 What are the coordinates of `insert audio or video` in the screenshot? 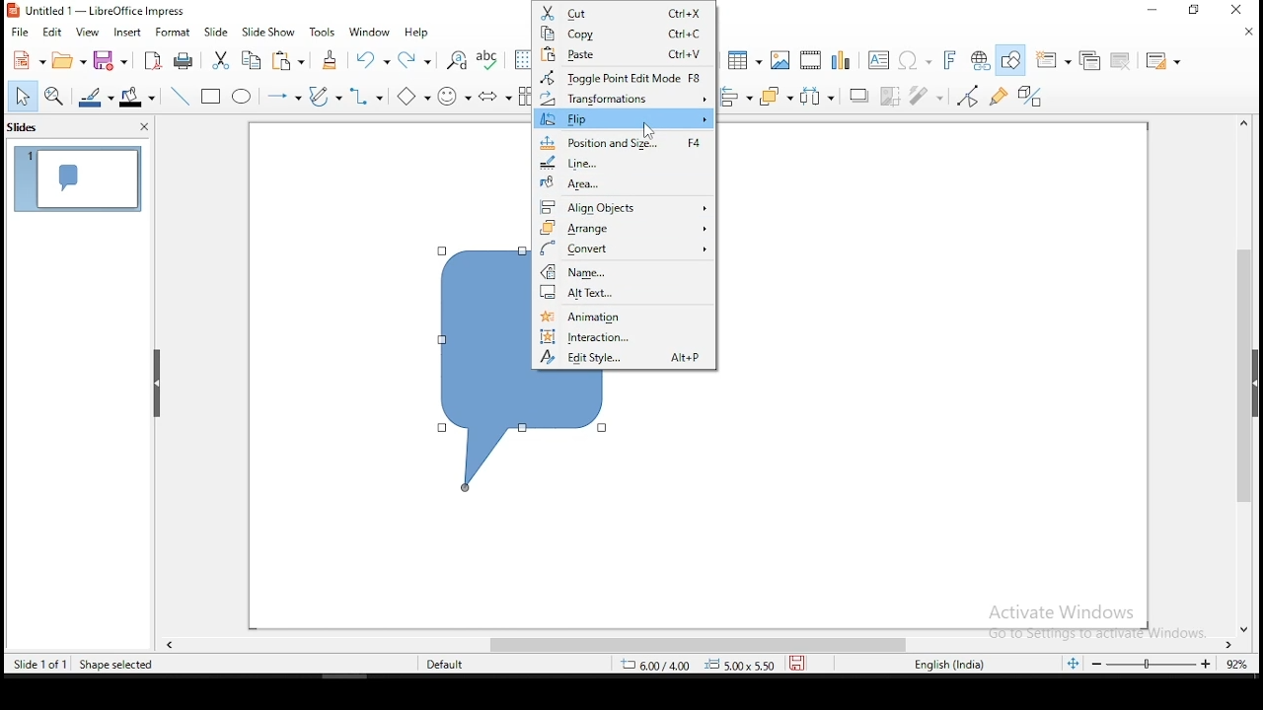 It's located at (808, 60).